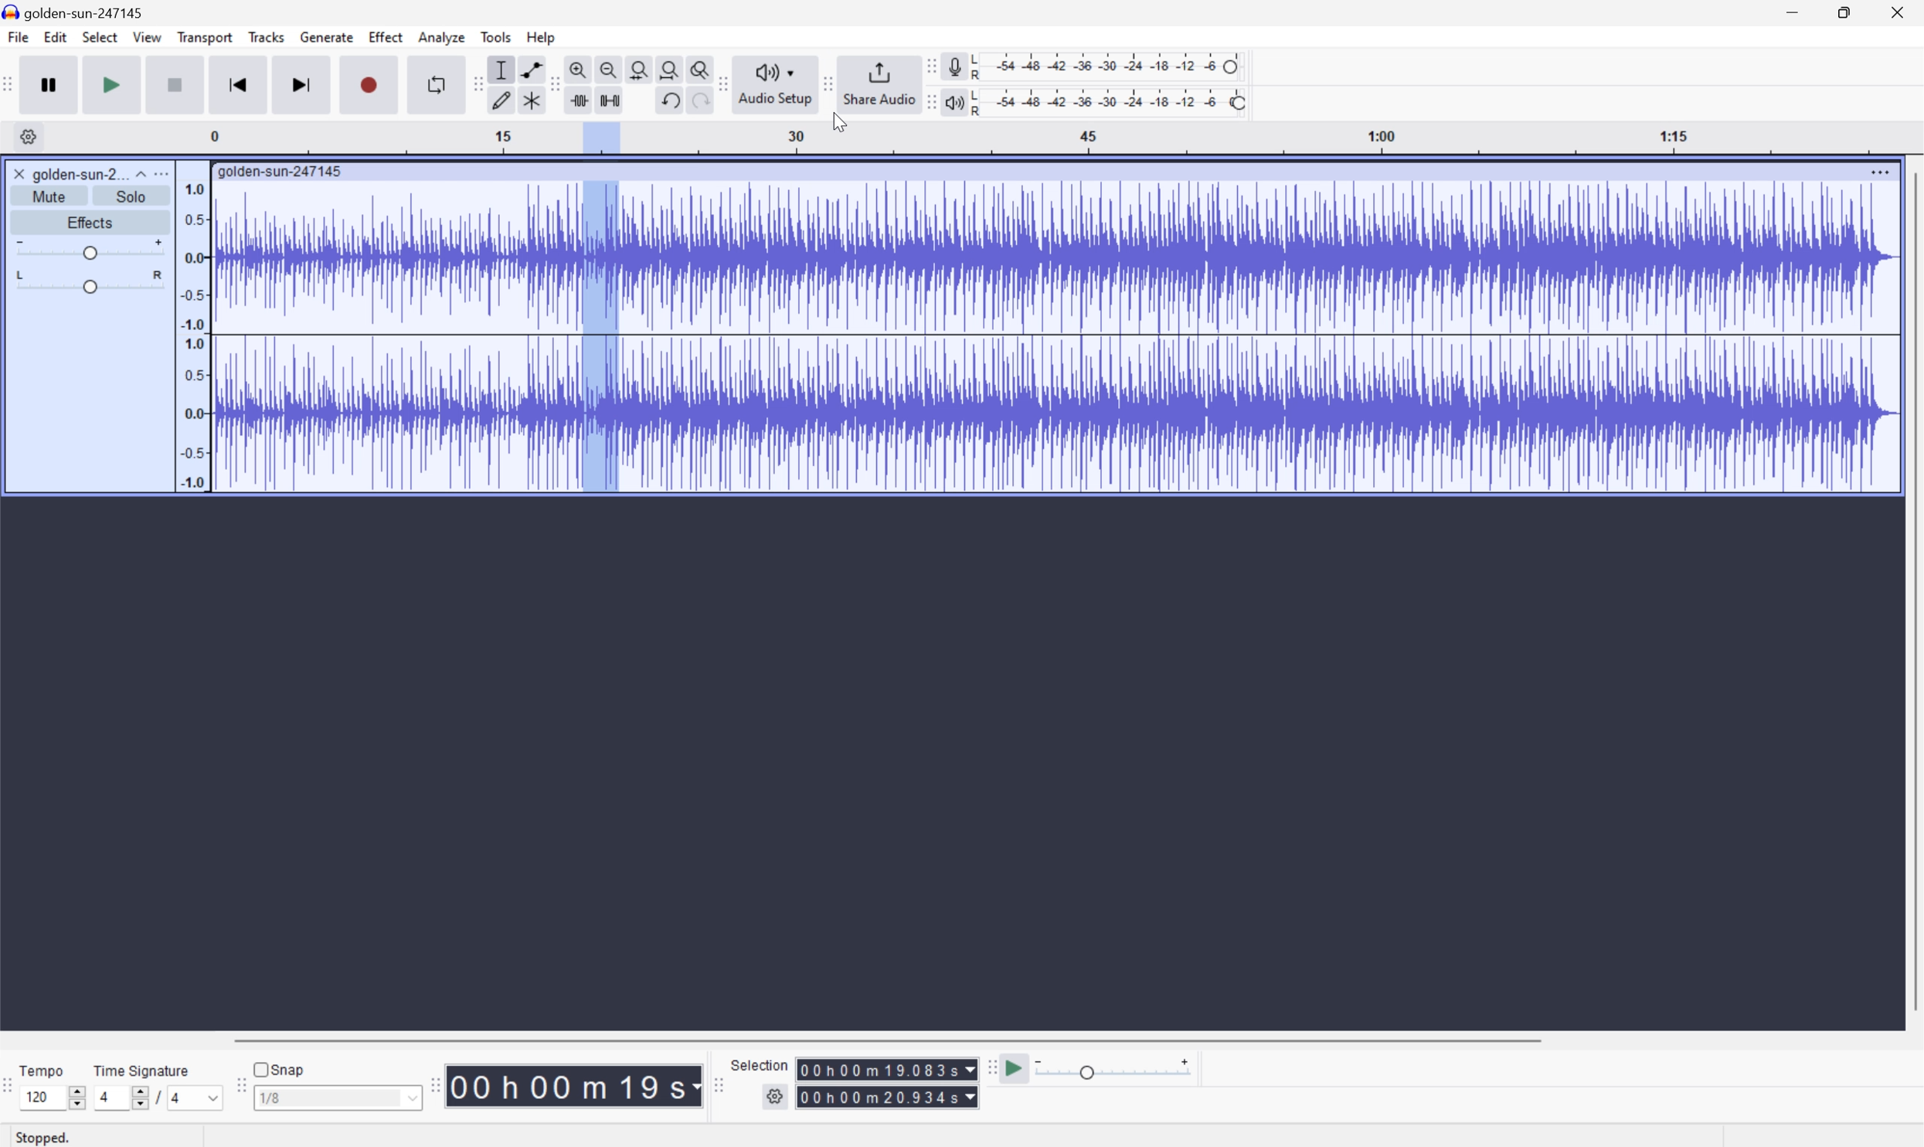 The width and height of the screenshot is (1924, 1147). Describe the element at coordinates (1016, 1069) in the screenshot. I see `Play st speed` at that location.